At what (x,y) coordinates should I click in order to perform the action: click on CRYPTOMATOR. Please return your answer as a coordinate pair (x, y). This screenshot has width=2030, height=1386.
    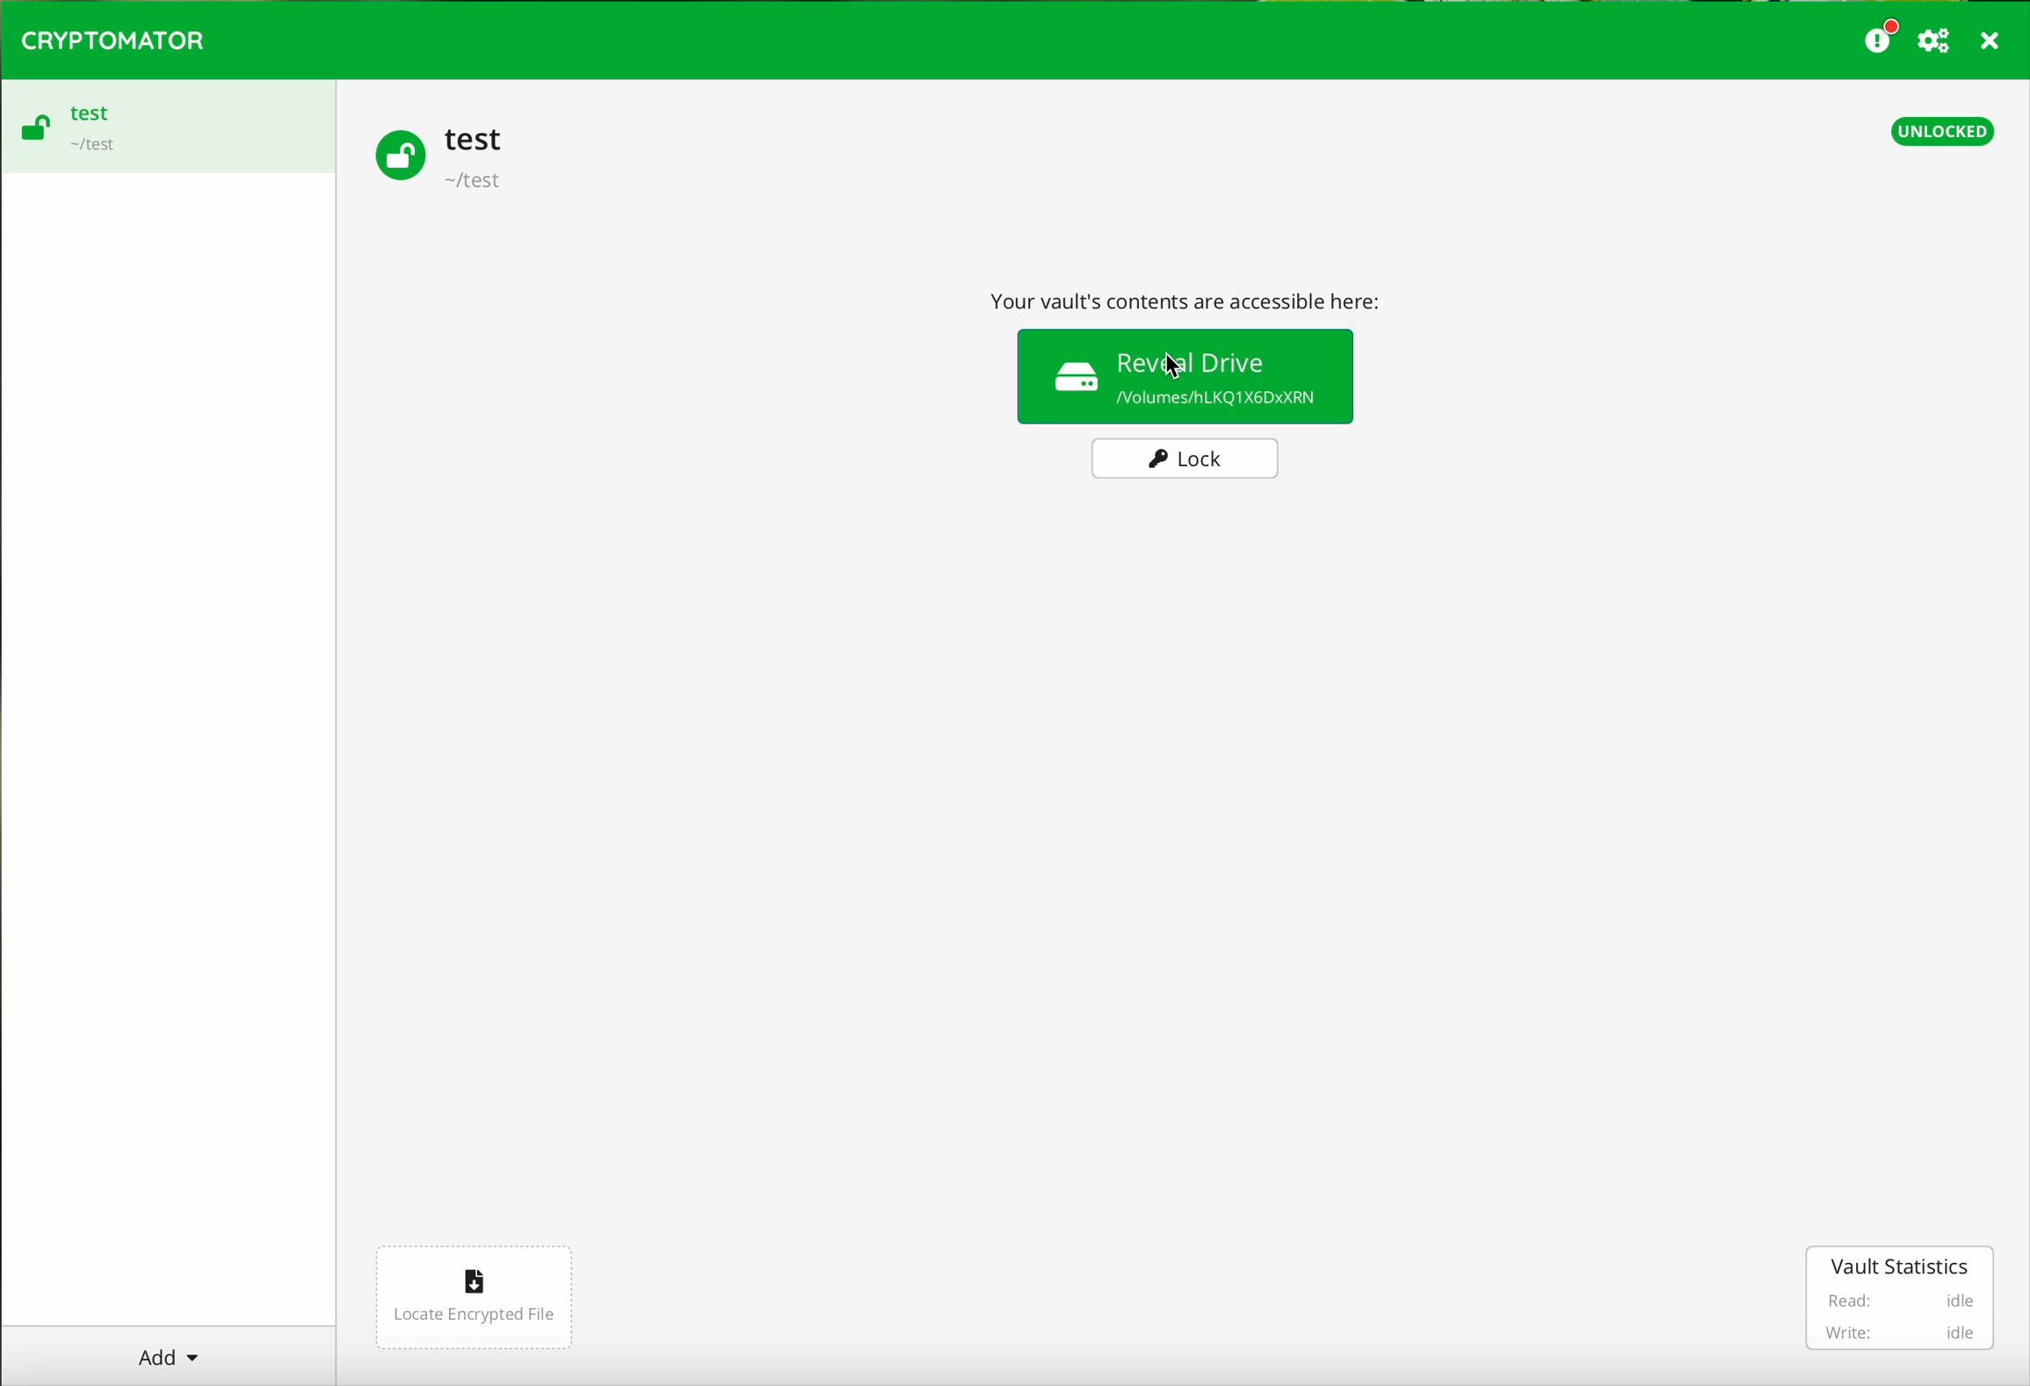
    Looking at the image, I should click on (113, 38).